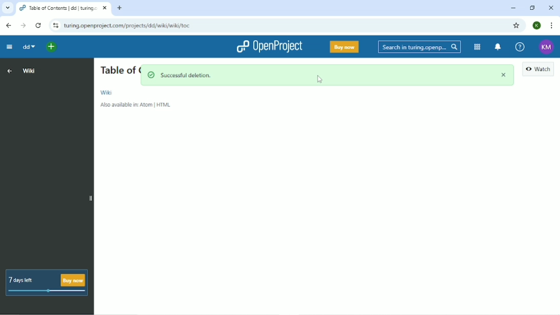 The width and height of the screenshot is (560, 315). Describe the element at coordinates (28, 48) in the screenshot. I see `dd` at that location.